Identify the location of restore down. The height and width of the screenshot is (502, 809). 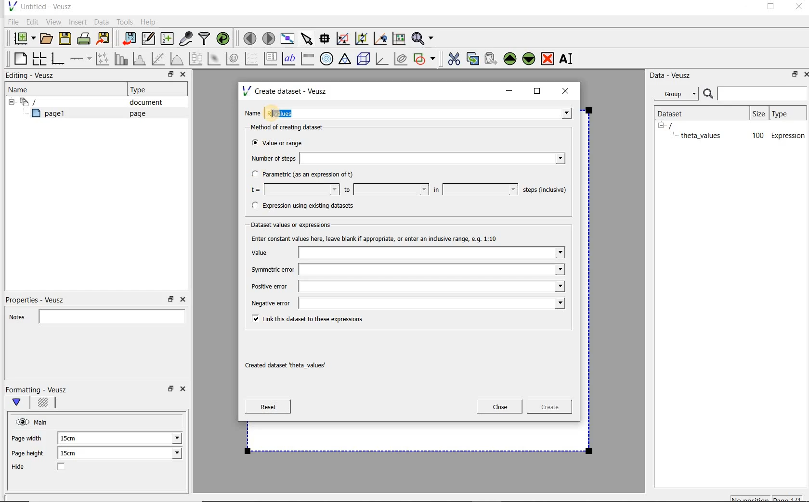
(168, 75).